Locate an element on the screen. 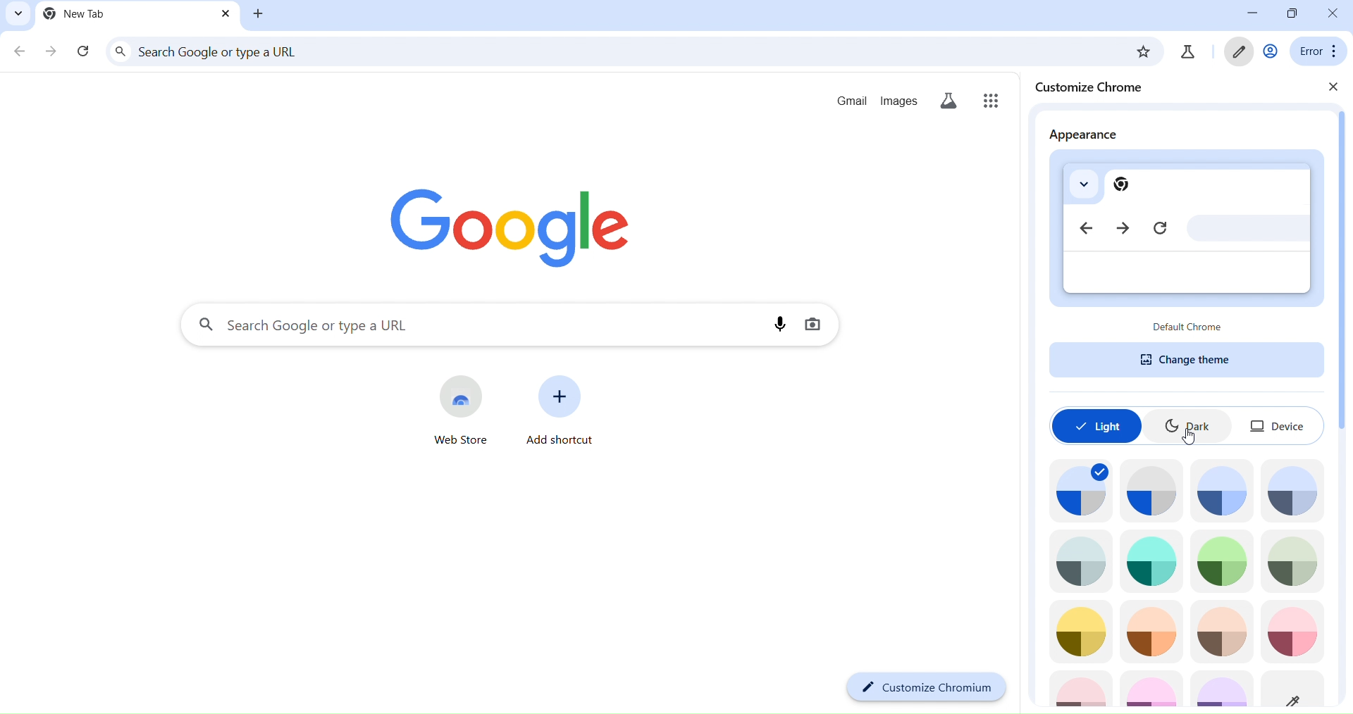  voice search is located at coordinates (779, 323).